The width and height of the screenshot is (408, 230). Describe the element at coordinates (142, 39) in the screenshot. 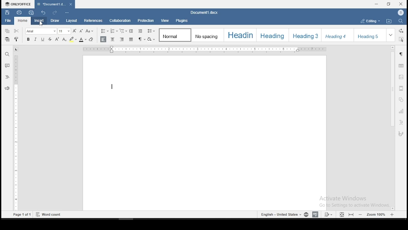

I see `non printing characters` at that location.